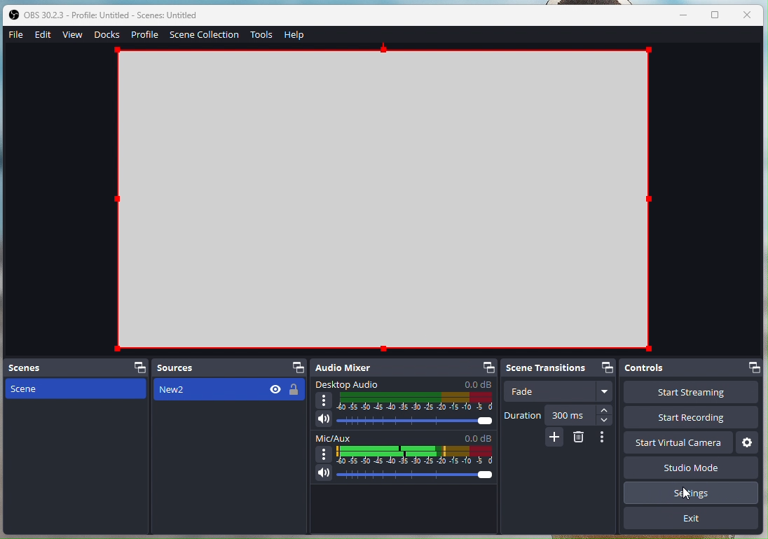 The image size is (768, 539). I want to click on 0.0 dB, so click(479, 437).